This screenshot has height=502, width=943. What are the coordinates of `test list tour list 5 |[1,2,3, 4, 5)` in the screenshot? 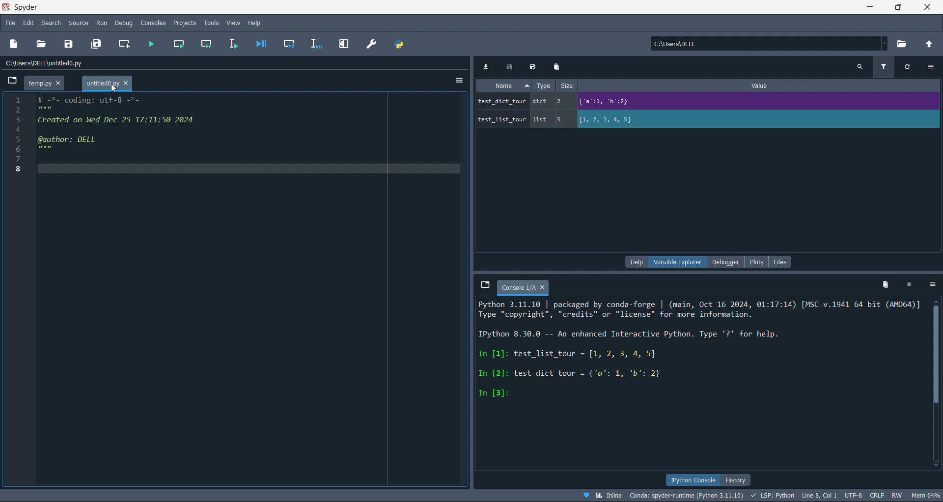 It's located at (570, 121).